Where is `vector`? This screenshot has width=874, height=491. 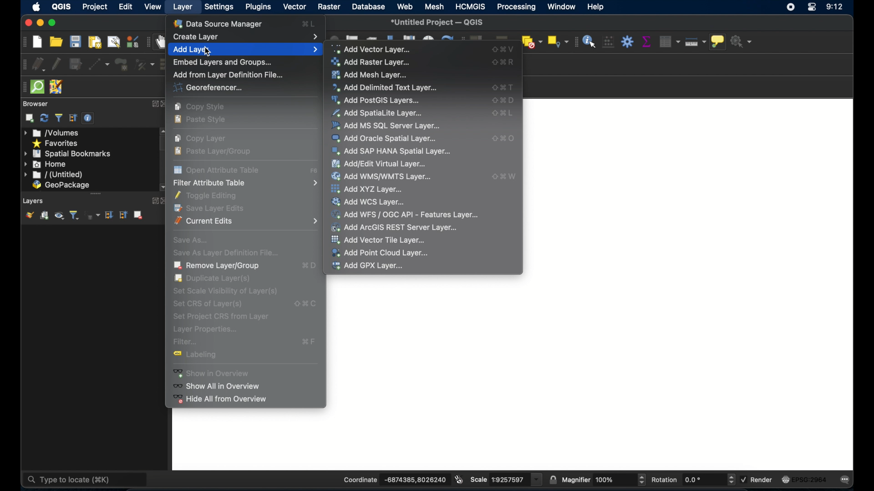
vector is located at coordinates (294, 6).